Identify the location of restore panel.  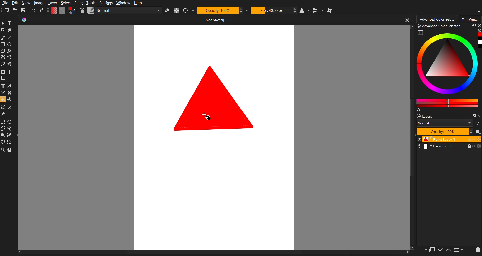
(473, 116).